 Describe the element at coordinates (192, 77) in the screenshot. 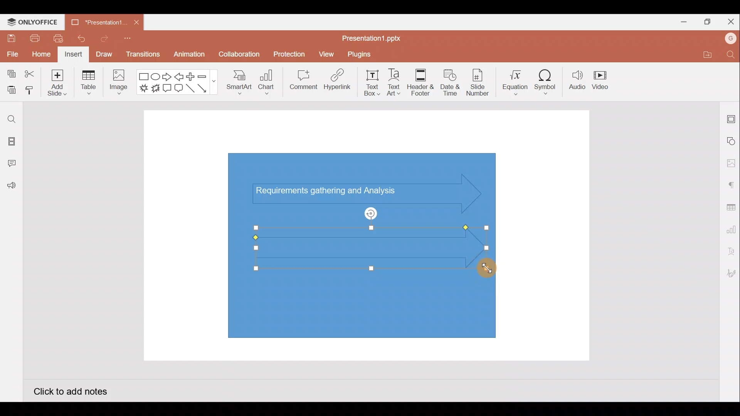

I see `Plus` at that location.